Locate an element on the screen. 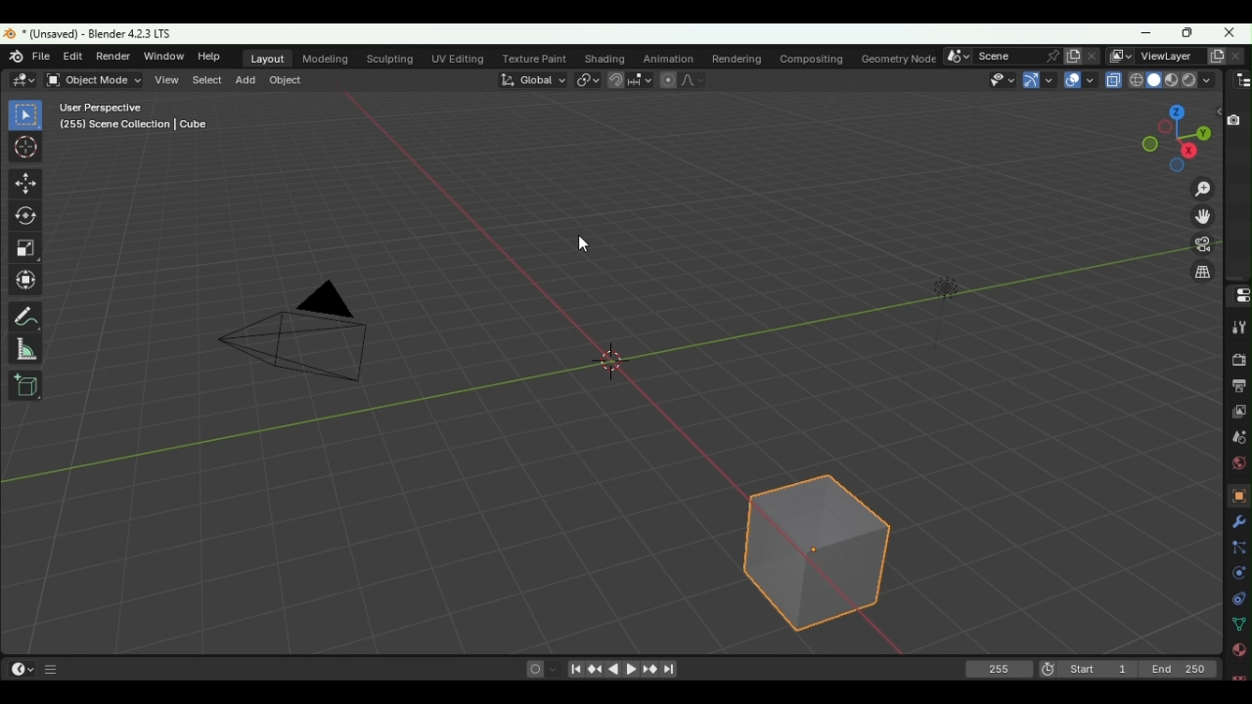 The height and width of the screenshot is (704, 1252). Rotate the view is located at coordinates (1165, 127).